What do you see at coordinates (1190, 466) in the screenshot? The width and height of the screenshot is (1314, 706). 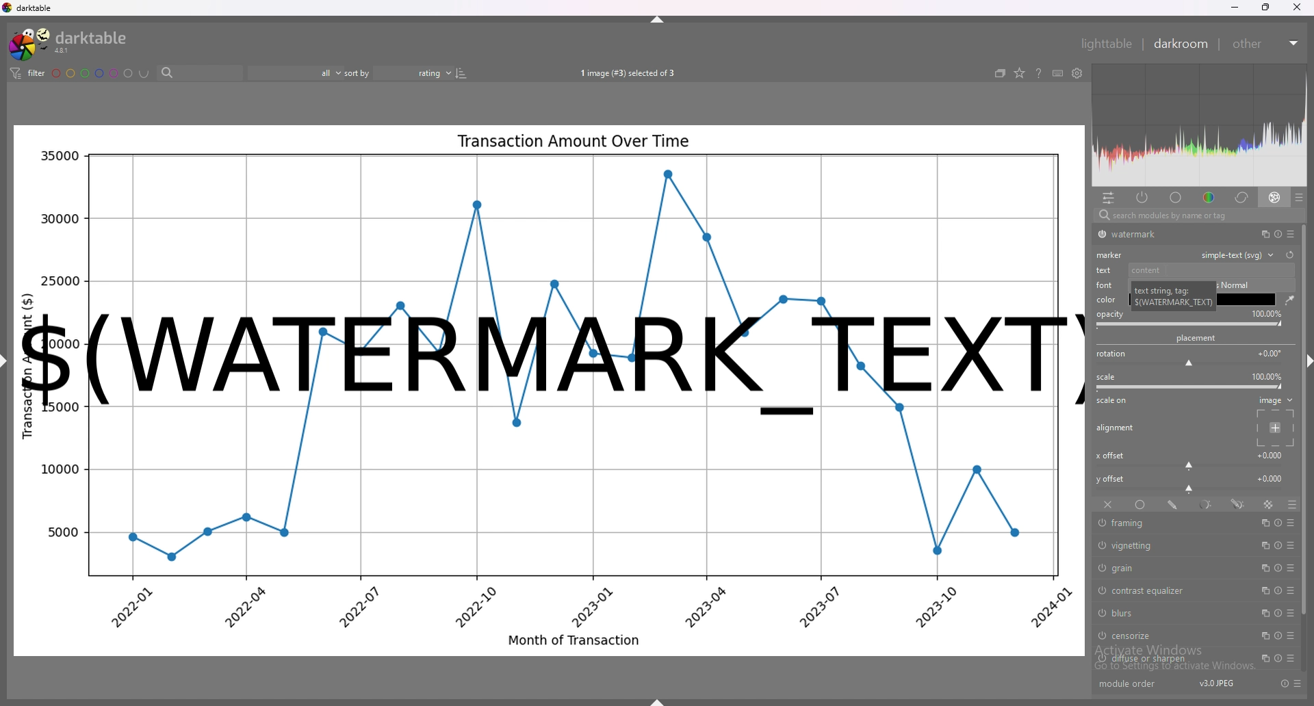 I see `x offset bar` at bounding box center [1190, 466].